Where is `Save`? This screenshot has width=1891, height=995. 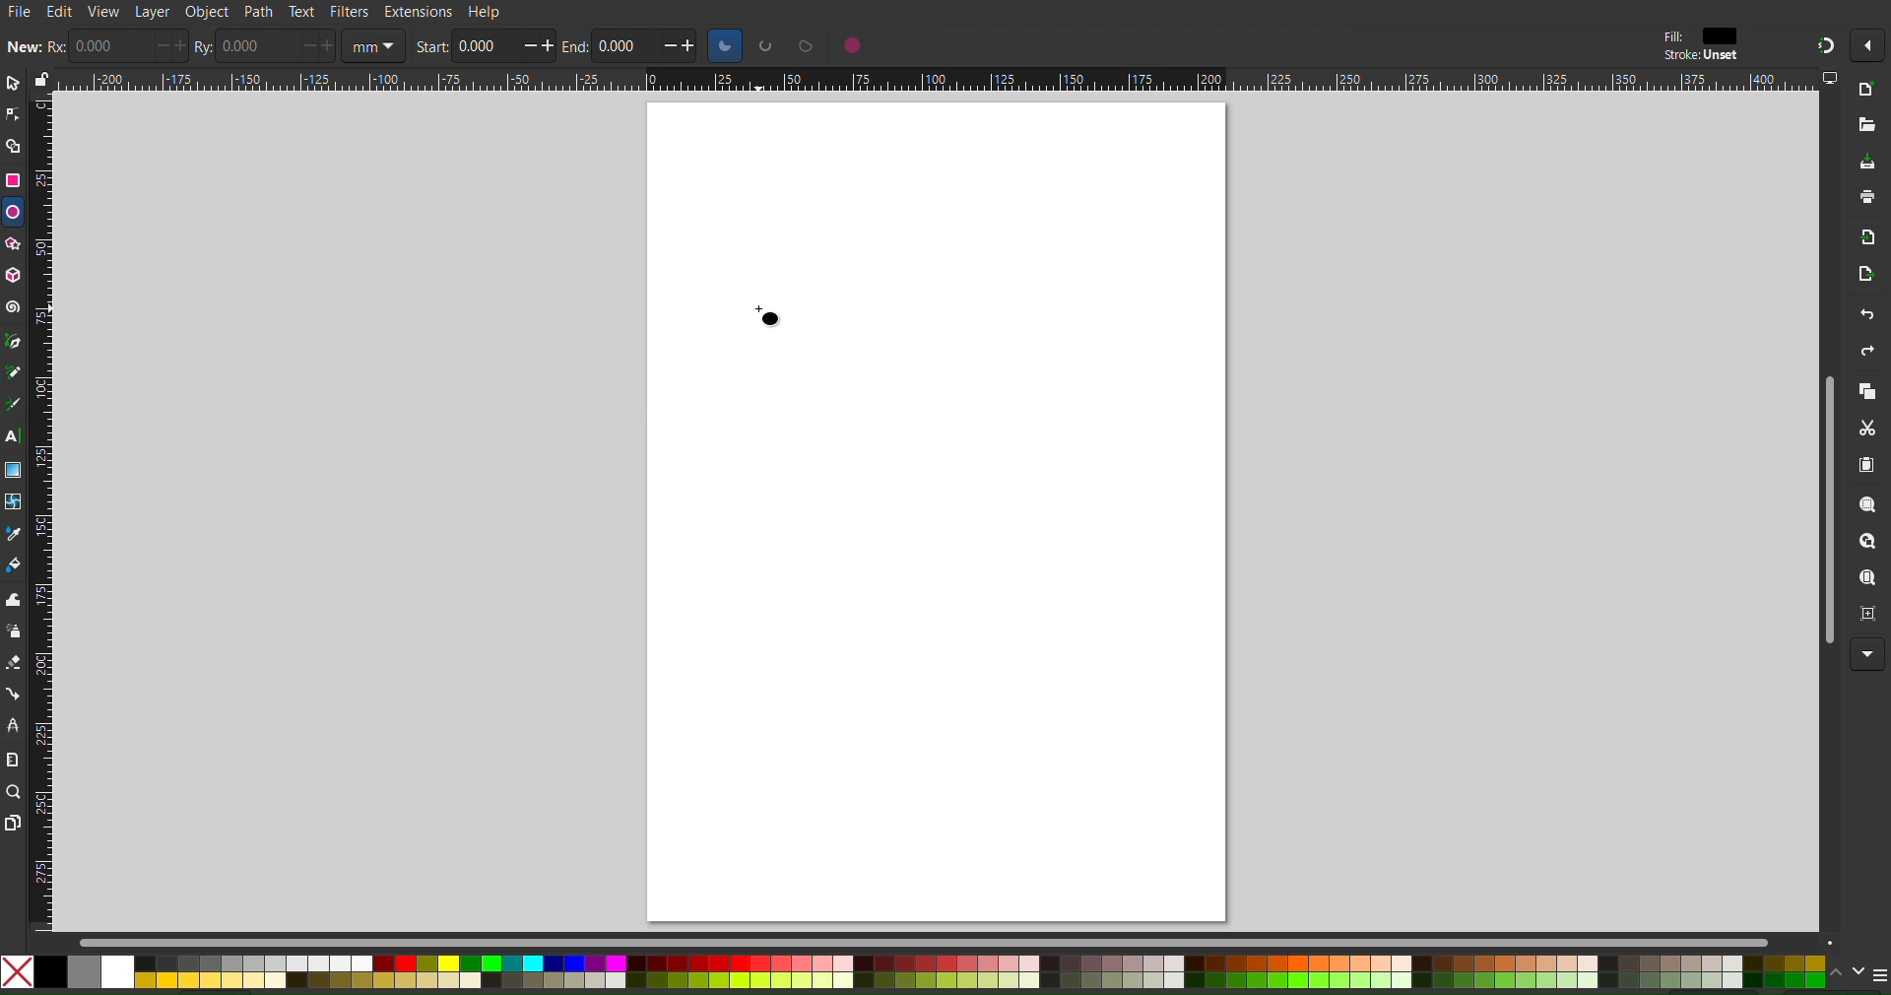 Save is located at coordinates (1866, 158).